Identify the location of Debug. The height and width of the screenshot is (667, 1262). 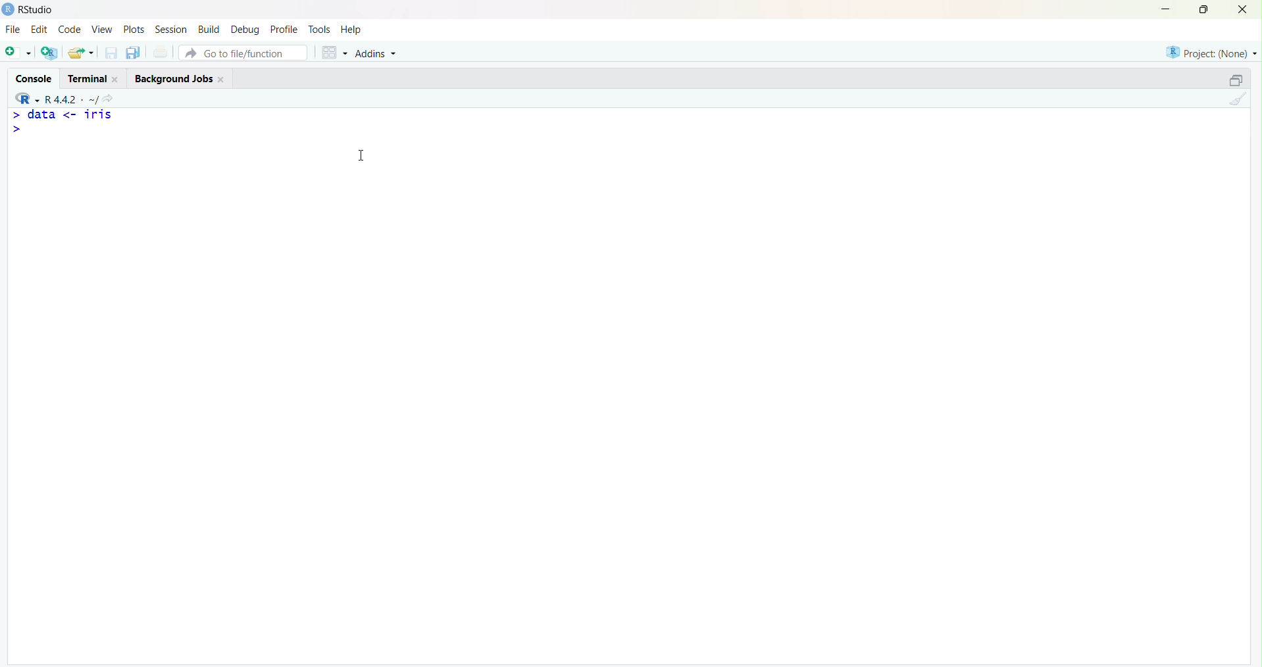
(246, 28).